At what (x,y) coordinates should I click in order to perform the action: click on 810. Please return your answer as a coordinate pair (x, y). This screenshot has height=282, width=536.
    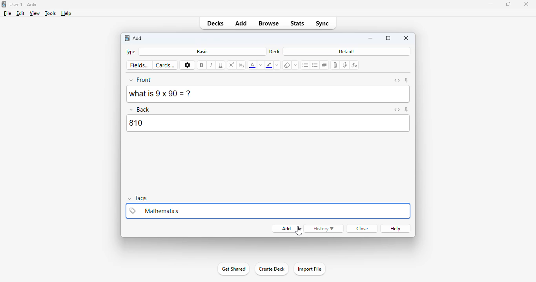
    Looking at the image, I should click on (269, 123).